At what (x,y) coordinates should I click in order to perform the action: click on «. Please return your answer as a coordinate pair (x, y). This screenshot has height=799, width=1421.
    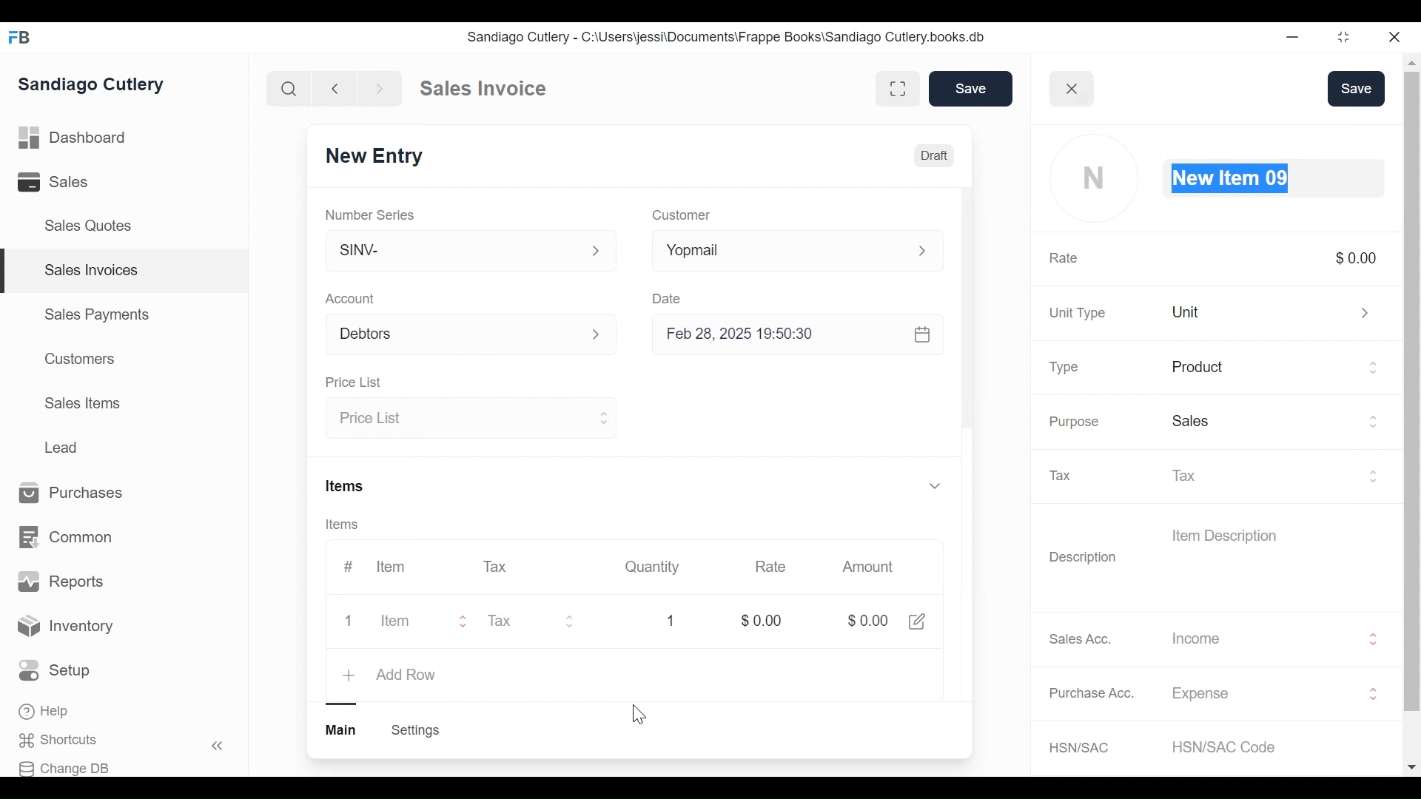
    Looking at the image, I should click on (218, 748).